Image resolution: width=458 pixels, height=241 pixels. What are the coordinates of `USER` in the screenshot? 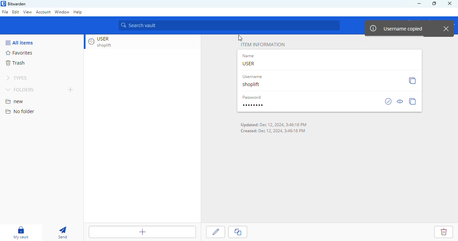 It's located at (248, 64).